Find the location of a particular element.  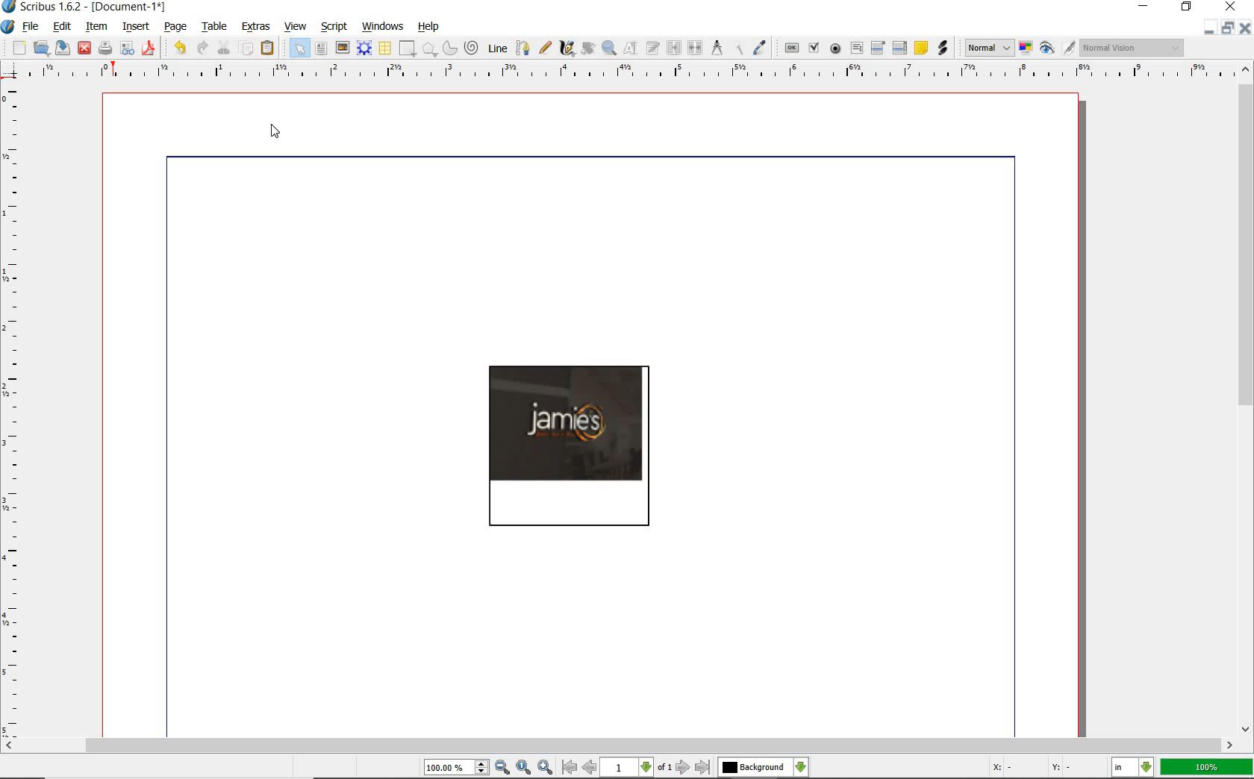

visual appearance of the display: Normal Vision is located at coordinates (1131, 47).